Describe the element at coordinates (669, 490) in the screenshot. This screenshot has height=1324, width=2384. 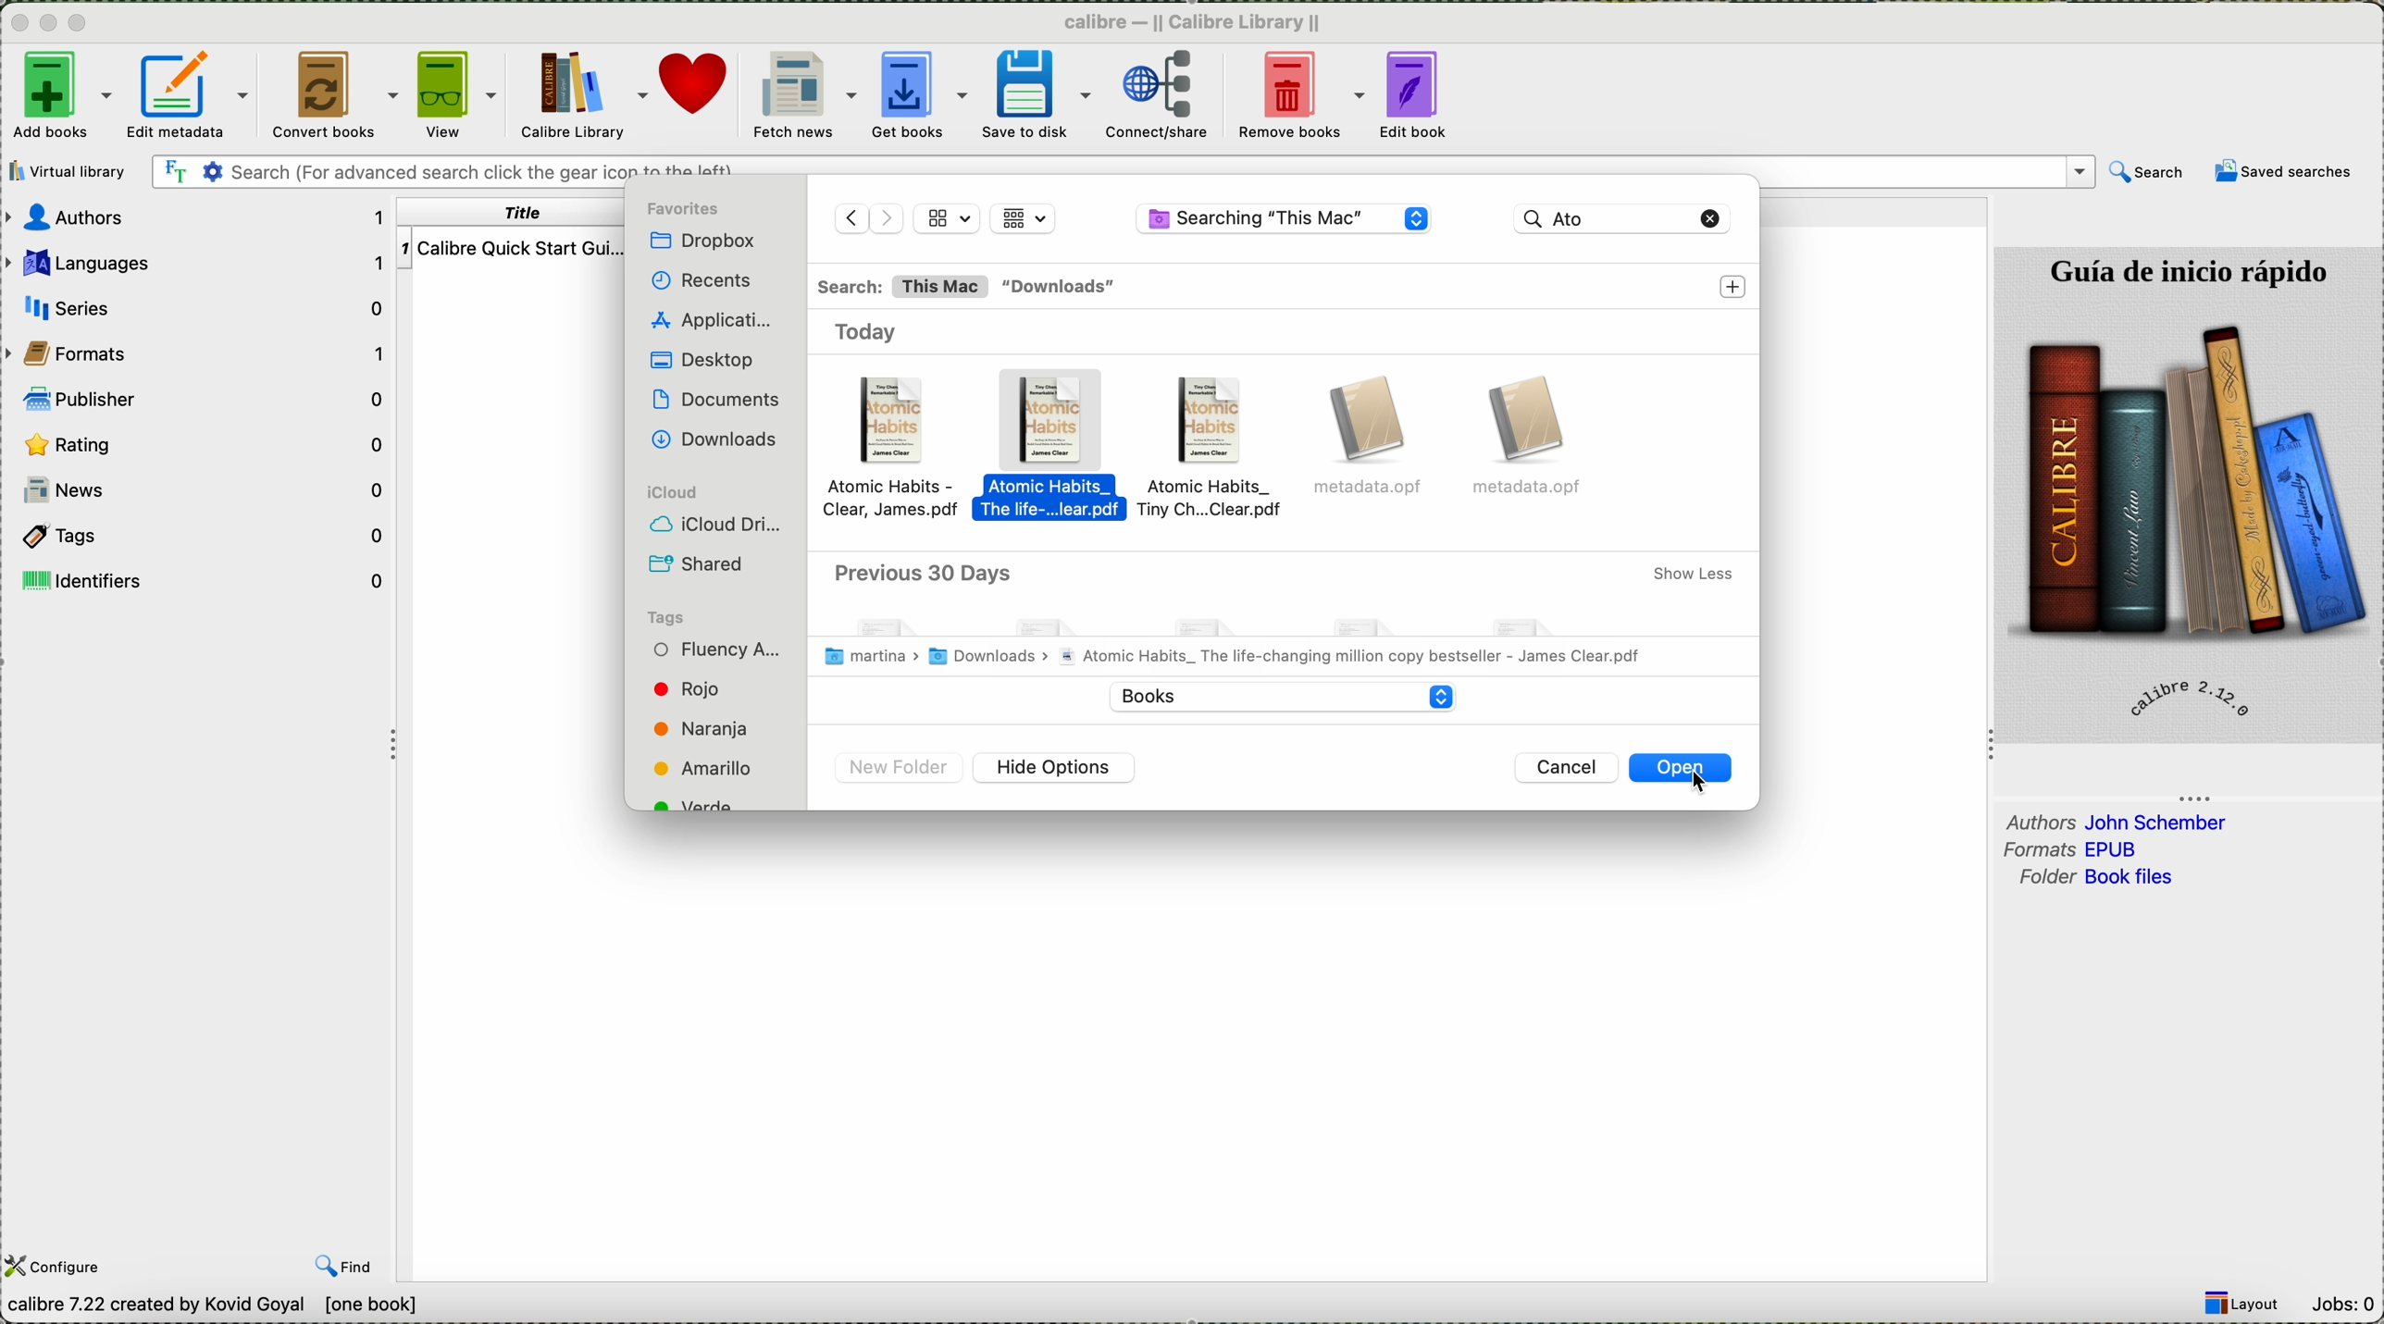
I see `icloud` at that location.